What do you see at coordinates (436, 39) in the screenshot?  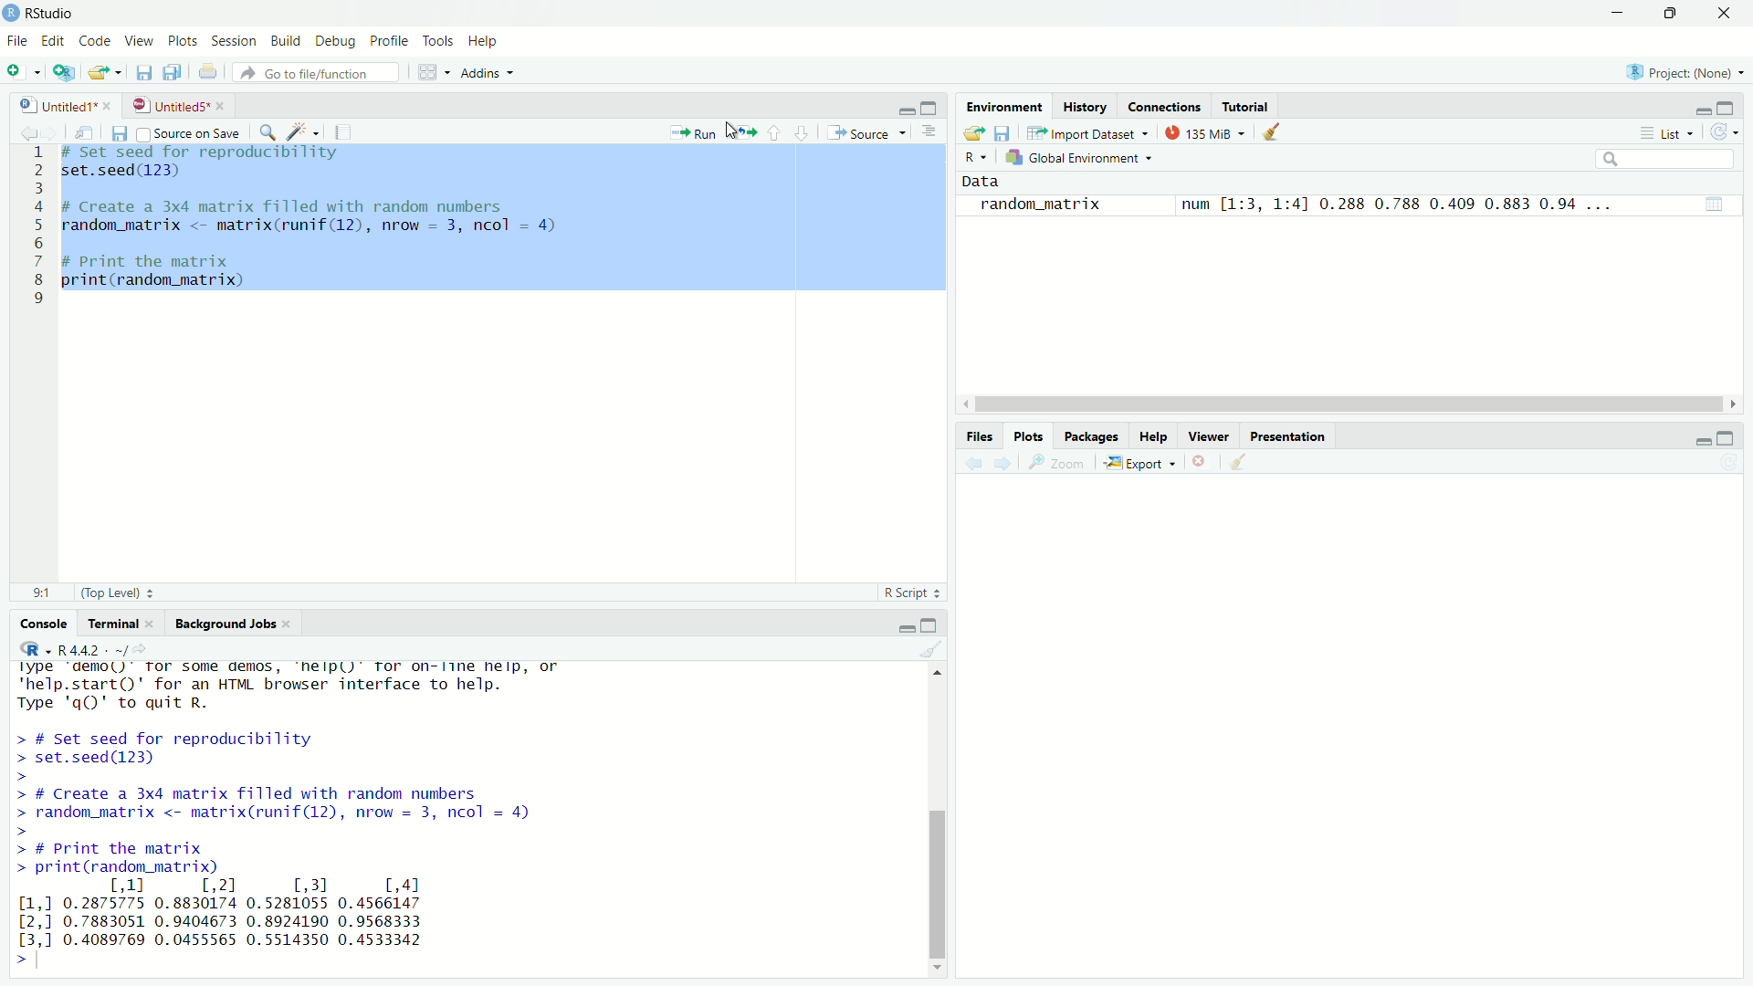 I see `Tools` at bounding box center [436, 39].